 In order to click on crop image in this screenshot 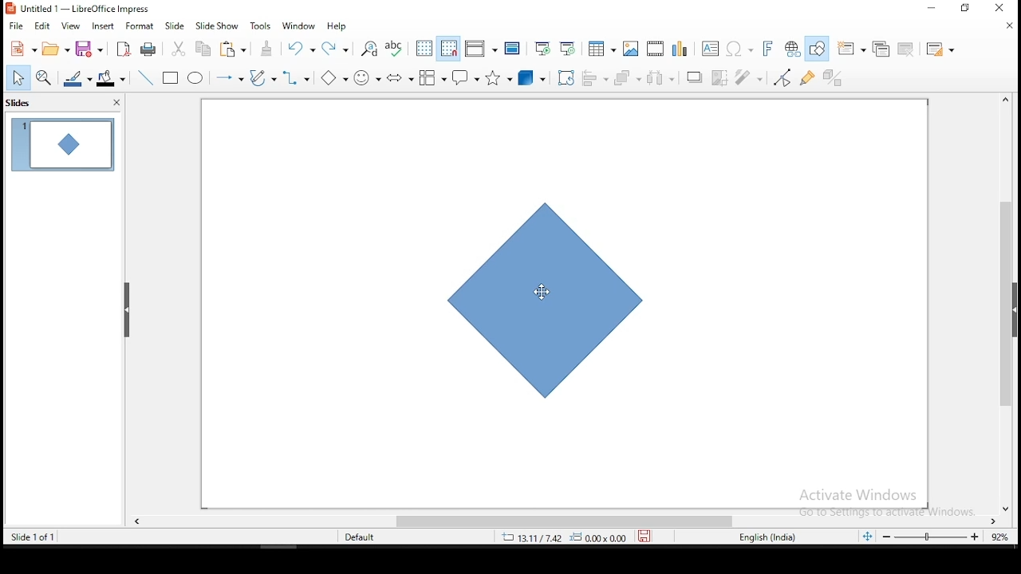, I will do `click(722, 80)`.